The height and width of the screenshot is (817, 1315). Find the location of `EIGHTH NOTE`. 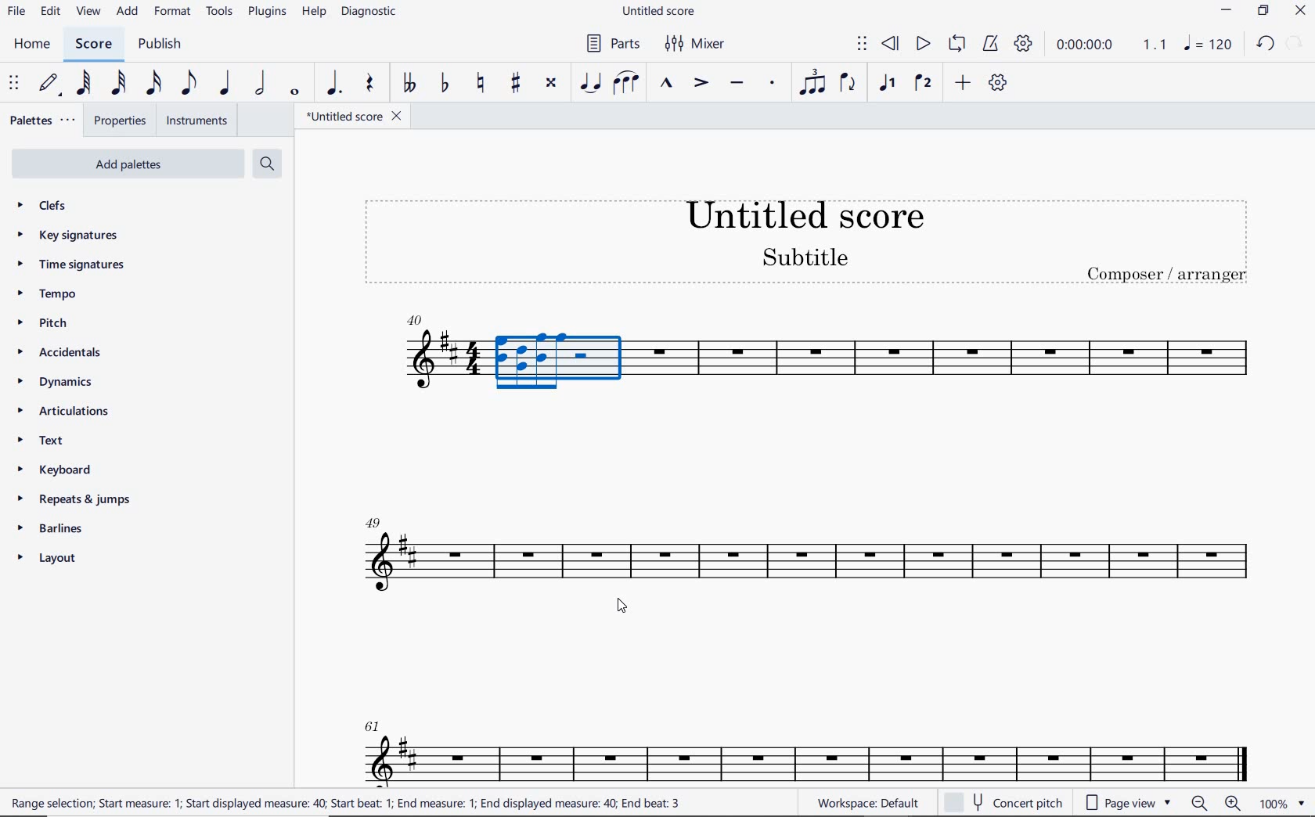

EIGHTH NOTE is located at coordinates (187, 84).